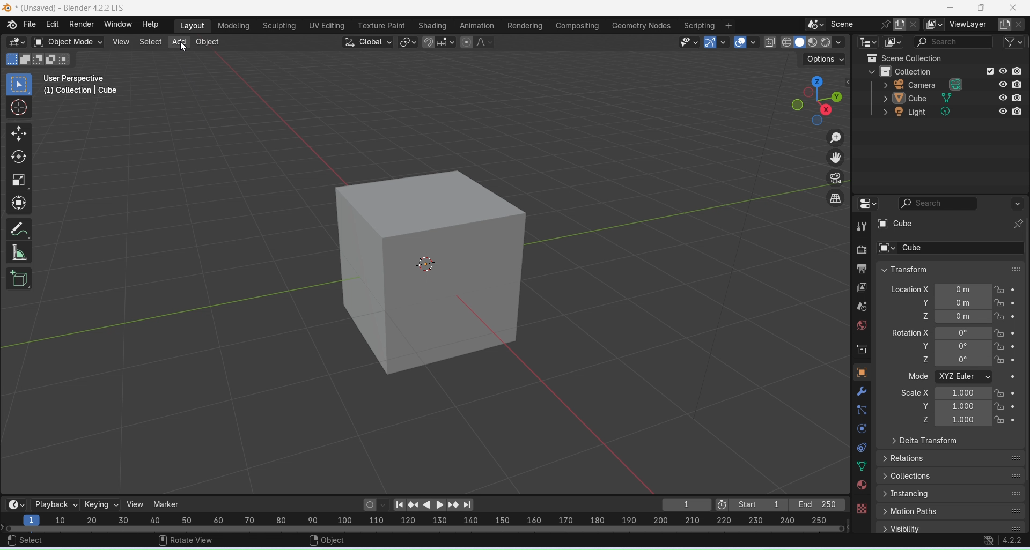  Describe the element at coordinates (82, 24) in the screenshot. I see `Render` at that location.